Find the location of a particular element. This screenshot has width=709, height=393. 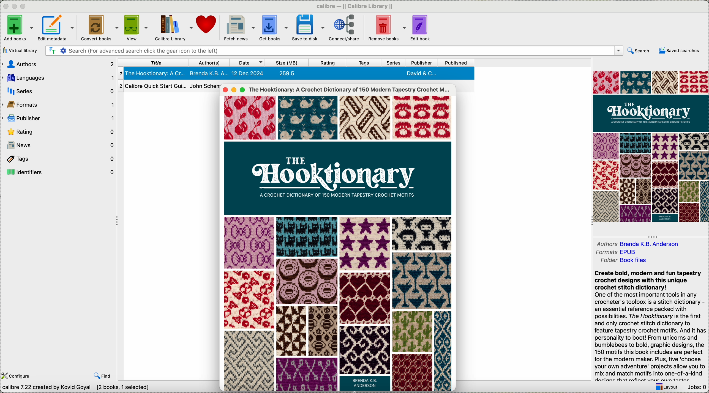

first book selected is located at coordinates (296, 73).